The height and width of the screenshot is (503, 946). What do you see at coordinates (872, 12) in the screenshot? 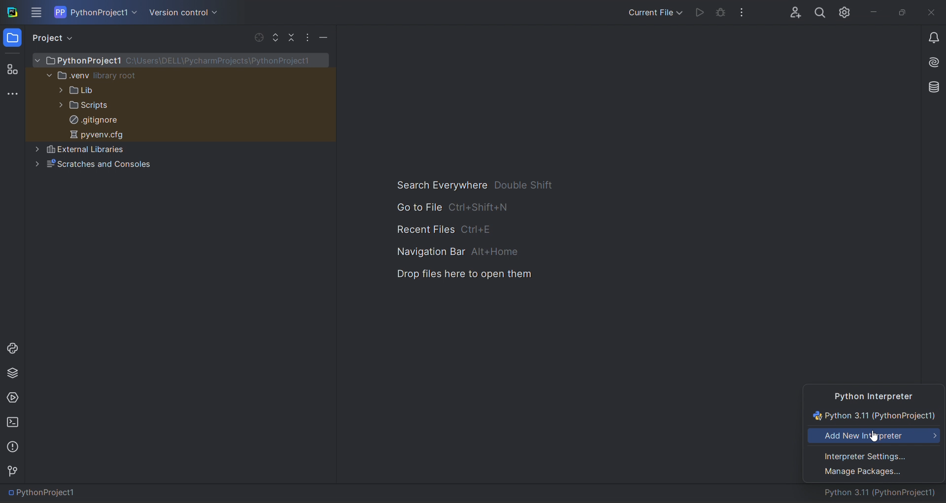
I see `minimize` at bounding box center [872, 12].